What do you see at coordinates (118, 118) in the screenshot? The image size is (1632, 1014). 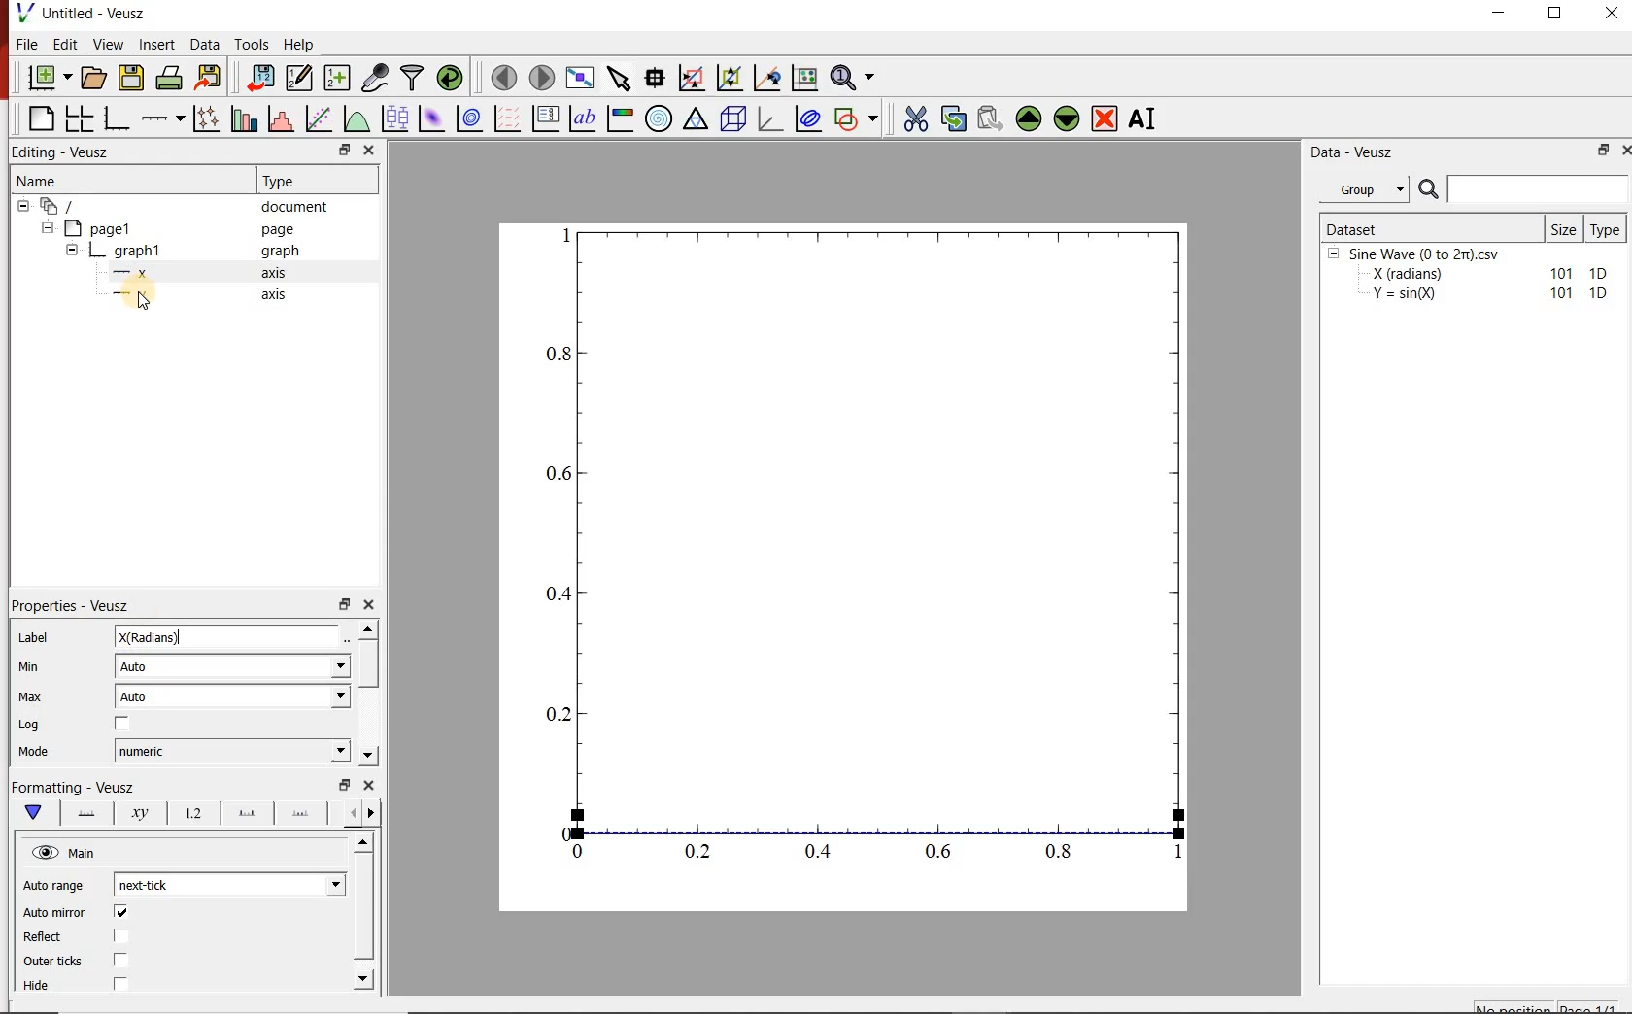 I see `Base graph` at bounding box center [118, 118].